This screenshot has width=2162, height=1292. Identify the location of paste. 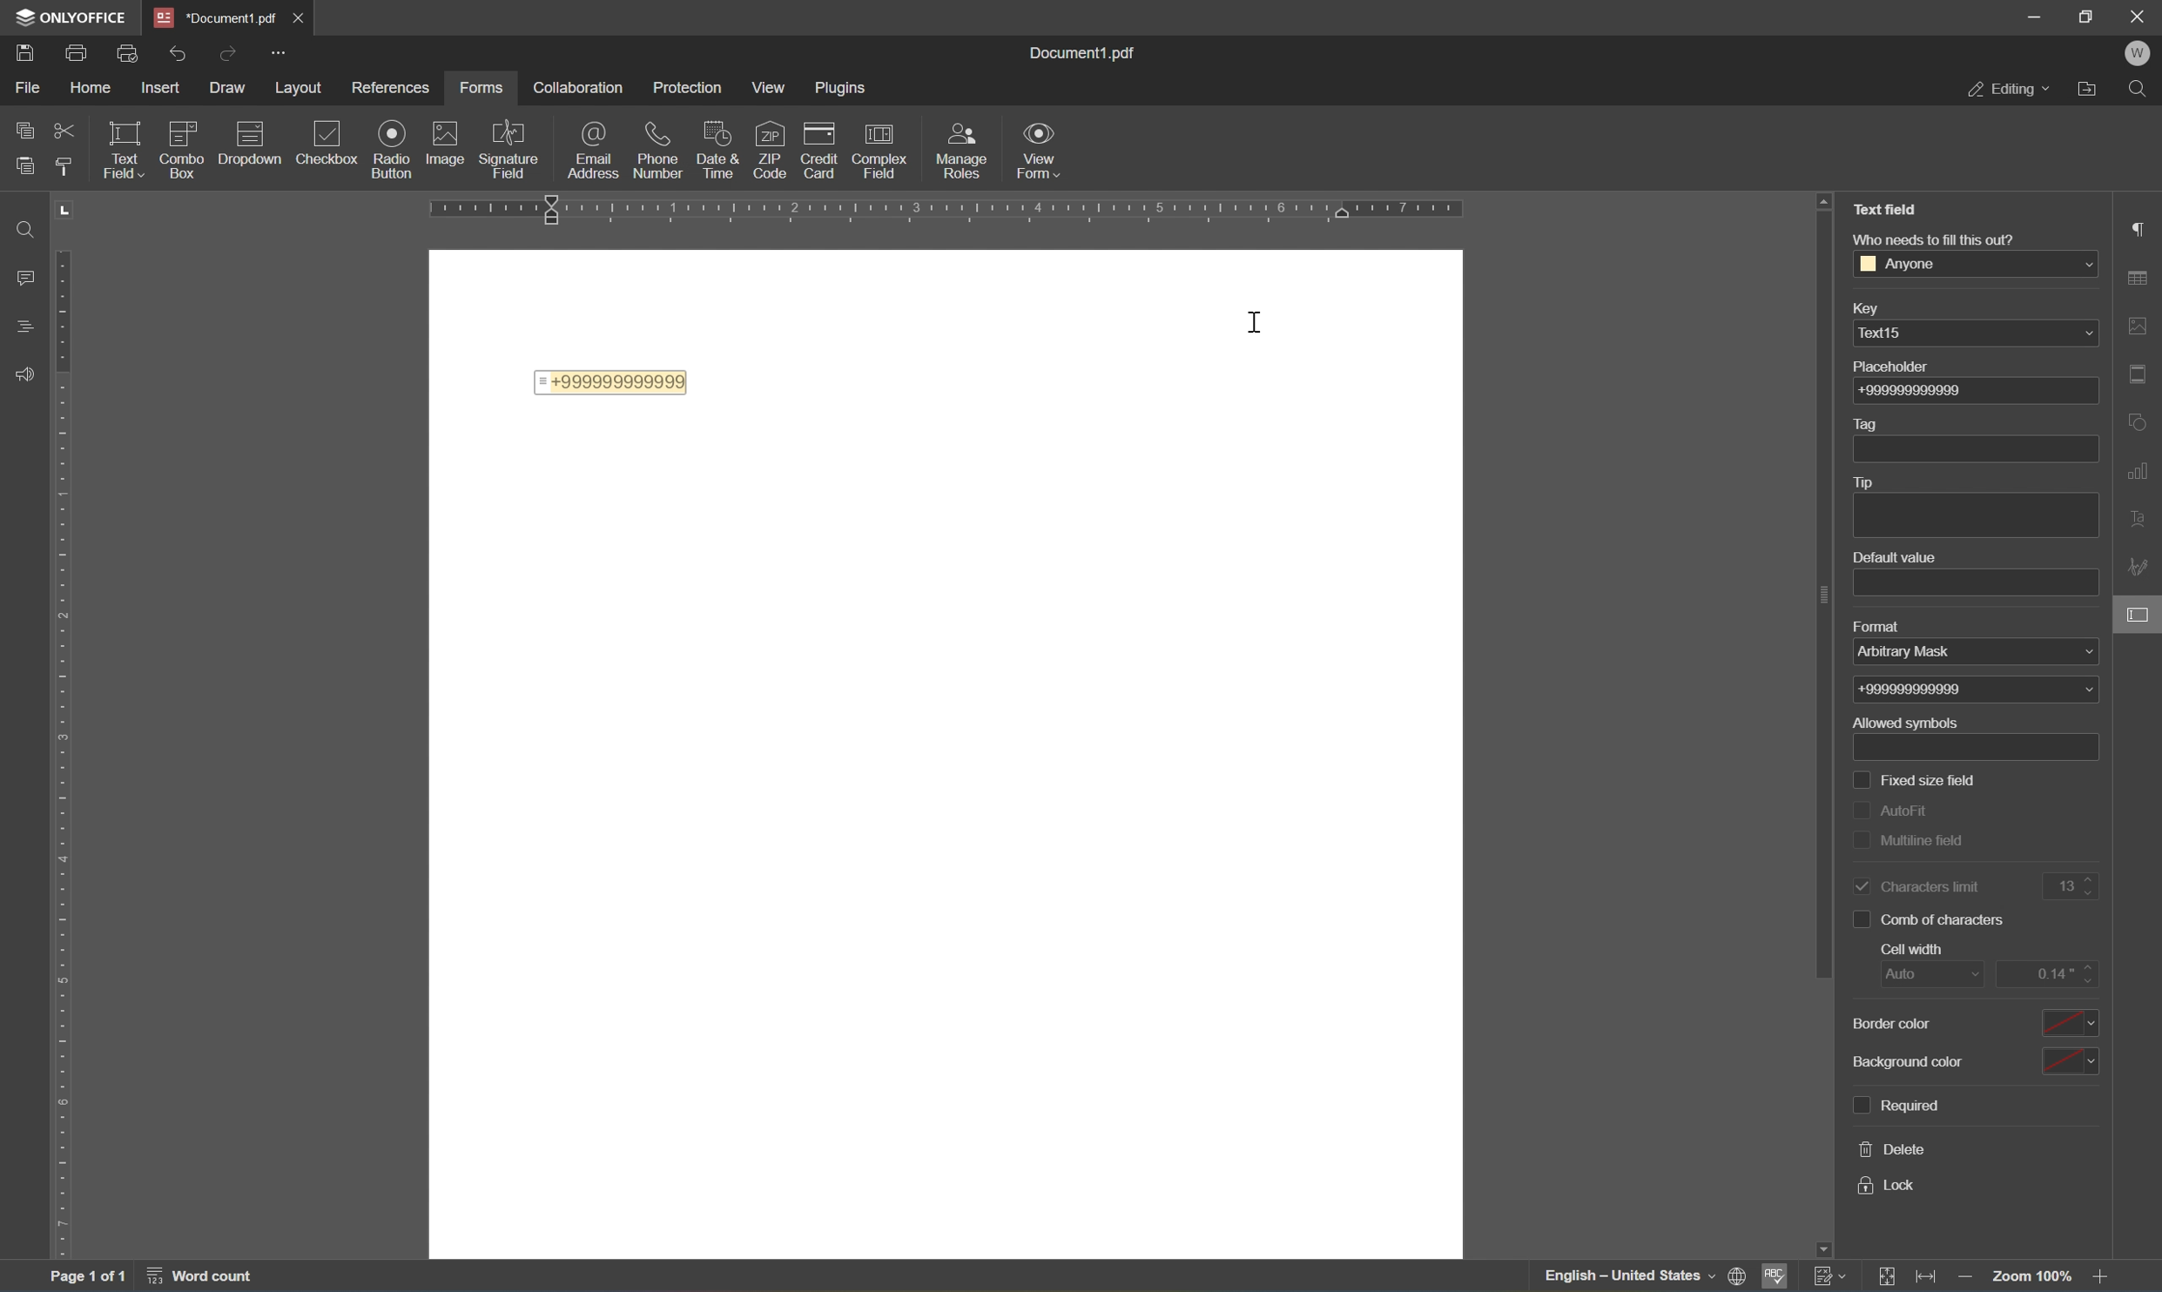
(26, 167).